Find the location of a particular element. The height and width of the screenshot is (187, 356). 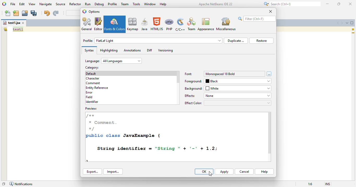

minimize is located at coordinates (328, 4).